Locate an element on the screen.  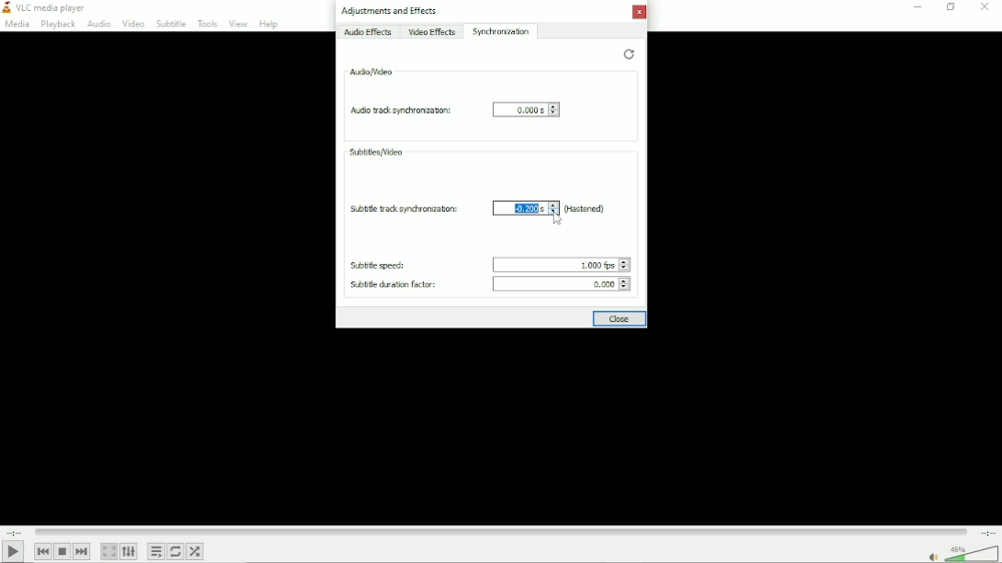
Toggle between loop all, loop one and no loop is located at coordinates (175, 551).